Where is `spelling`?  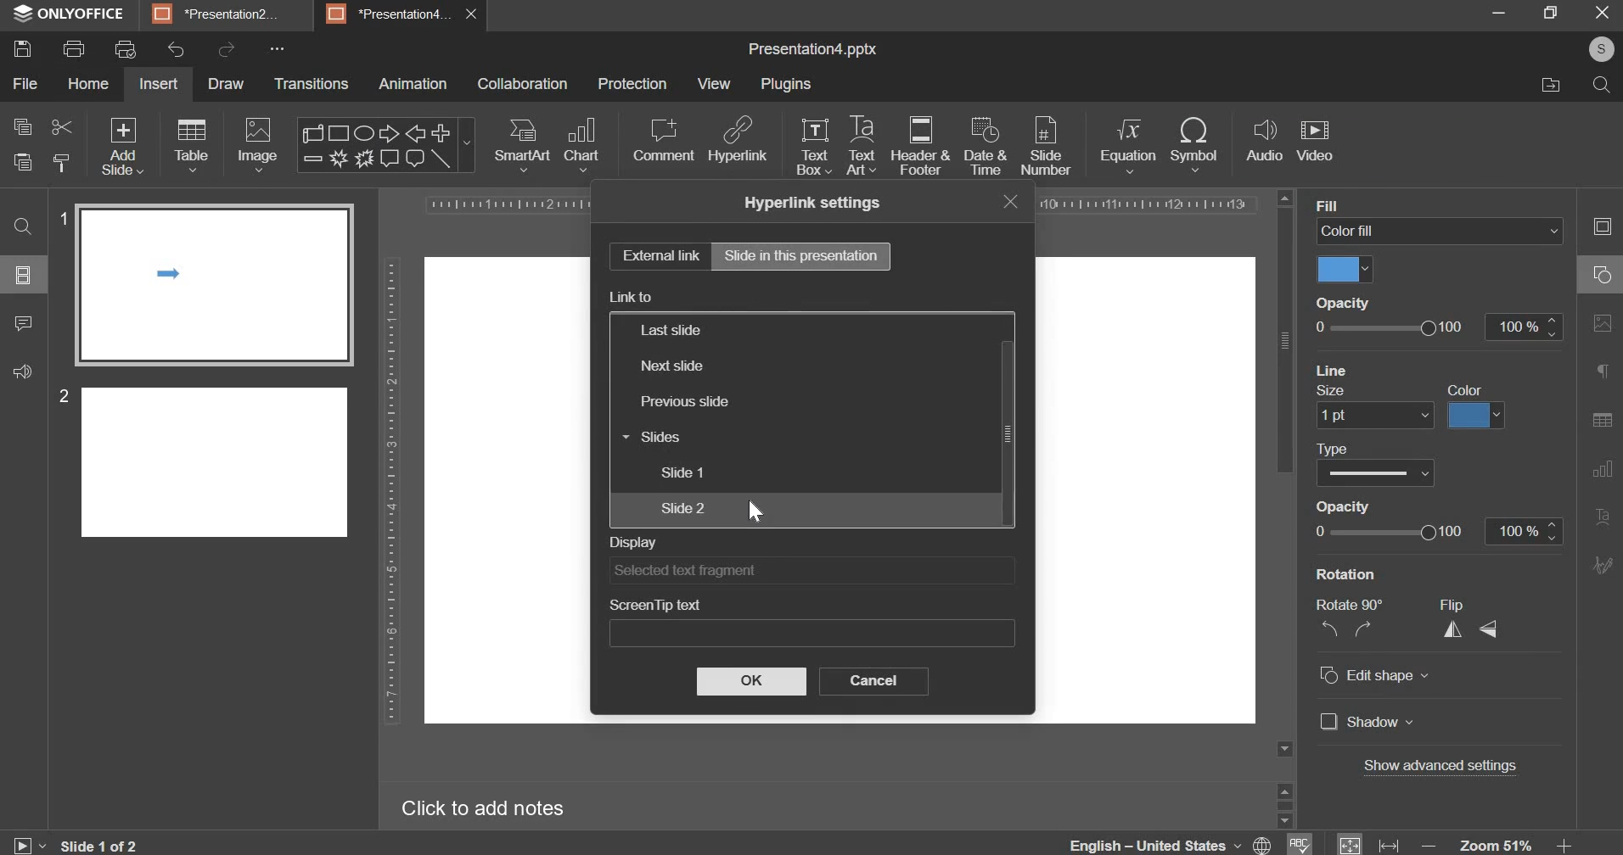 spelling is located at coordinates (1298, 837).